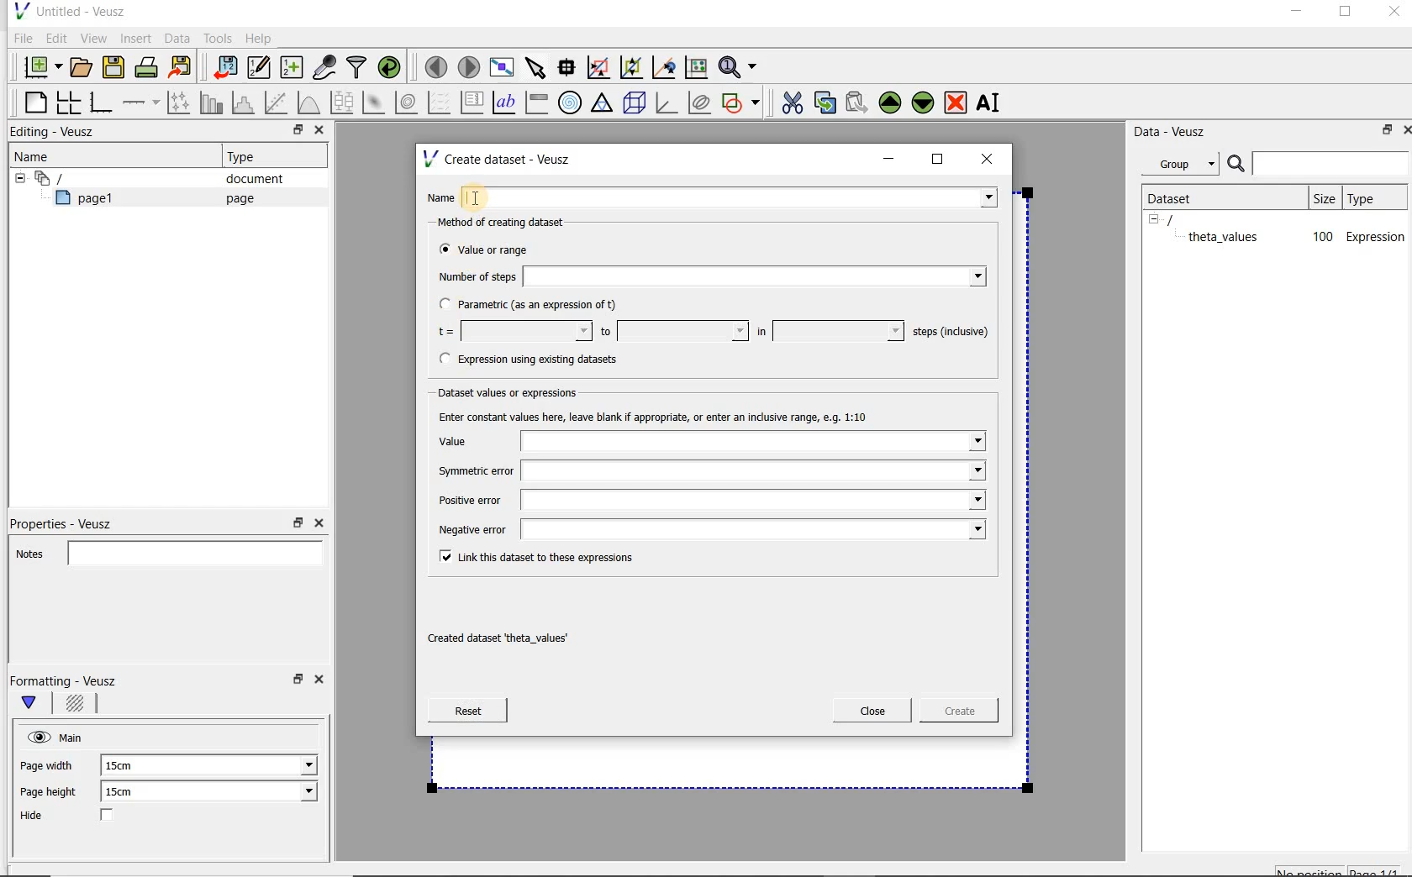 This screenshot has height=877, width=1412. What do you see at coordinates (1323, 196) in the screenshot?
I see `size` at bounding box center [1323, 196].